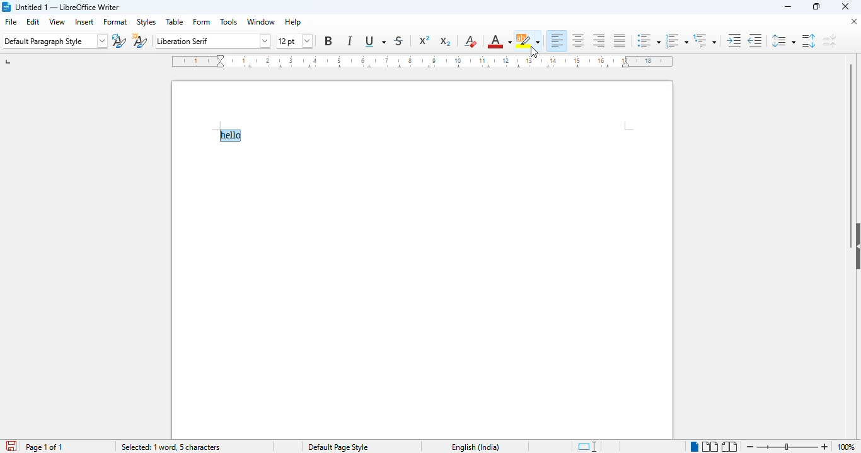 This screenshot has height=453, width=861. Describe the element at coordinates (170, 447) in the screenshot. I see `selected: 1 word, 5 characters` at that location.